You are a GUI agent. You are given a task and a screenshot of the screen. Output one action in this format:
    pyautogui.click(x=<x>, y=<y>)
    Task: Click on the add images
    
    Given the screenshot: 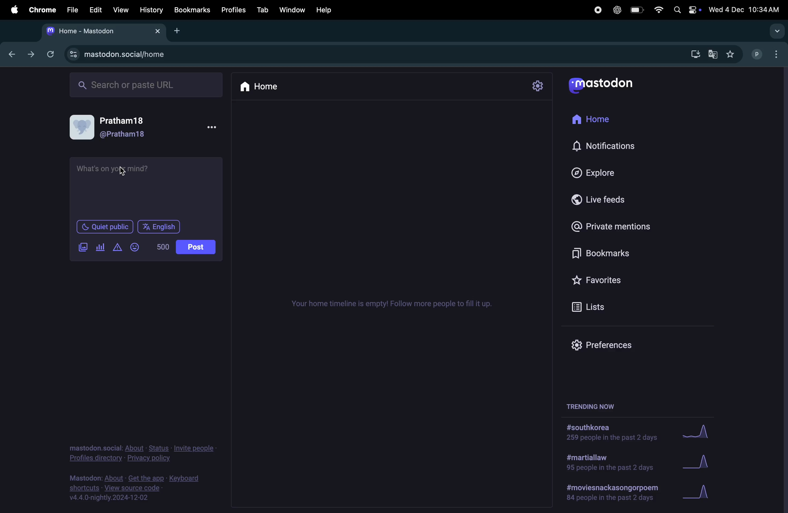 What is the action you would take?
    pyautogui.click(x=85, y=248)
    